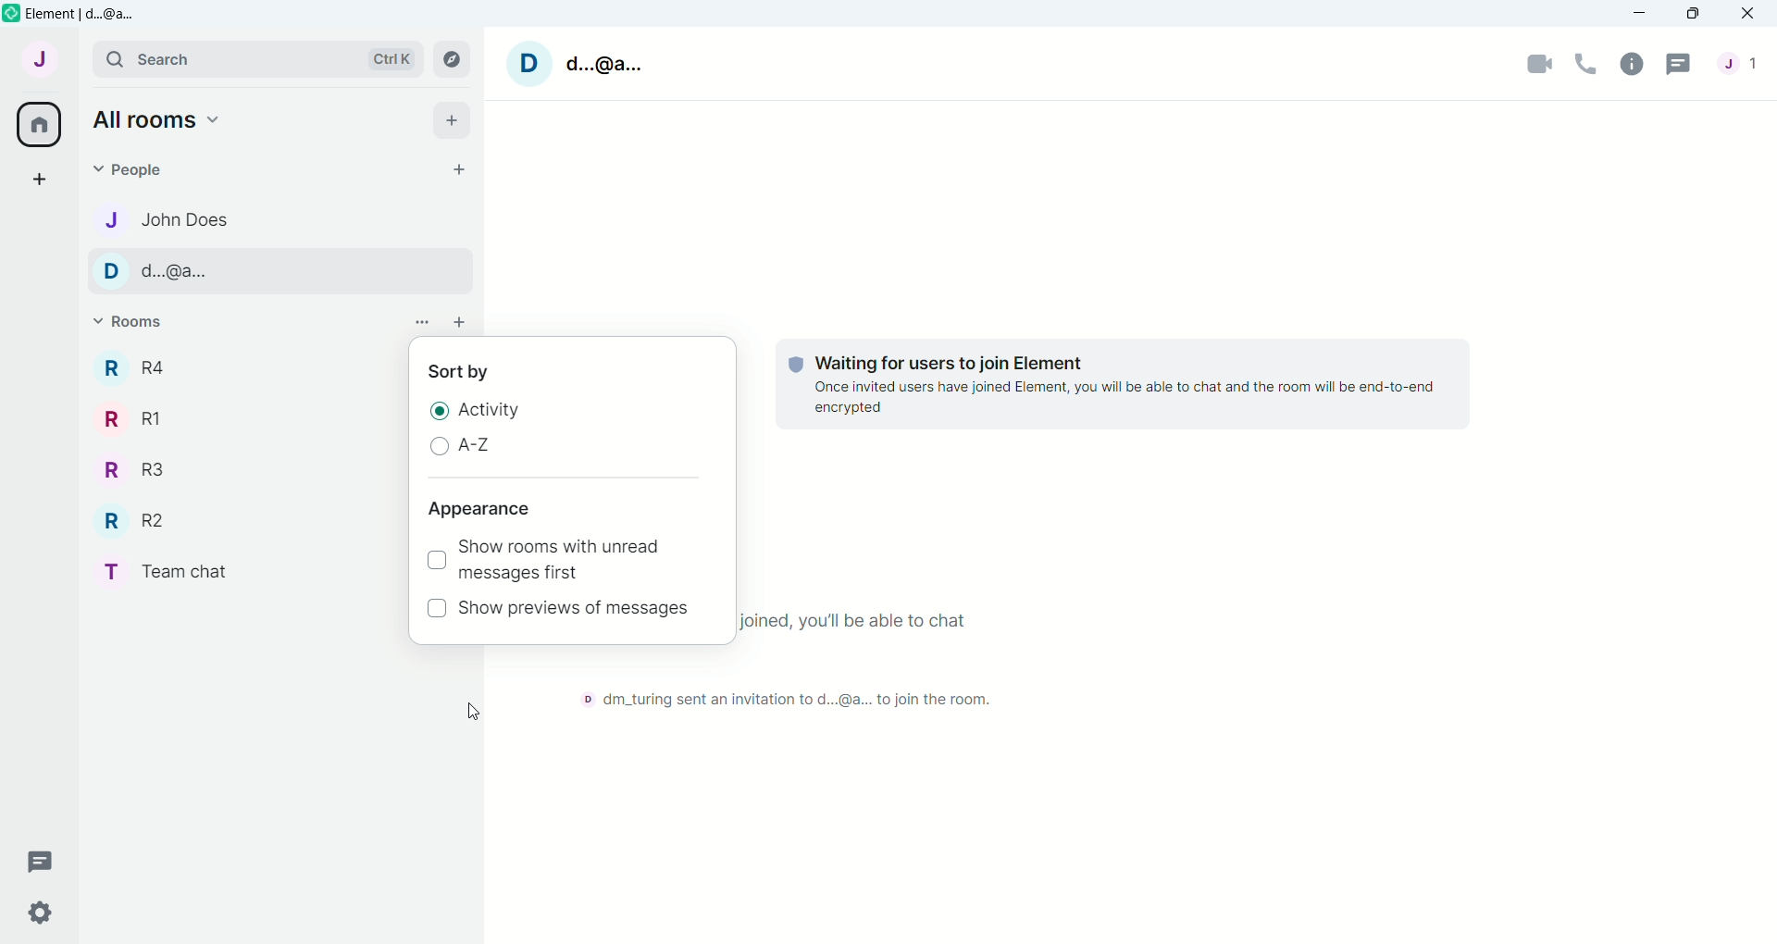  Describe the element at coordinates (435, 561) in the screenshot. I see `Checkbox` at that location.